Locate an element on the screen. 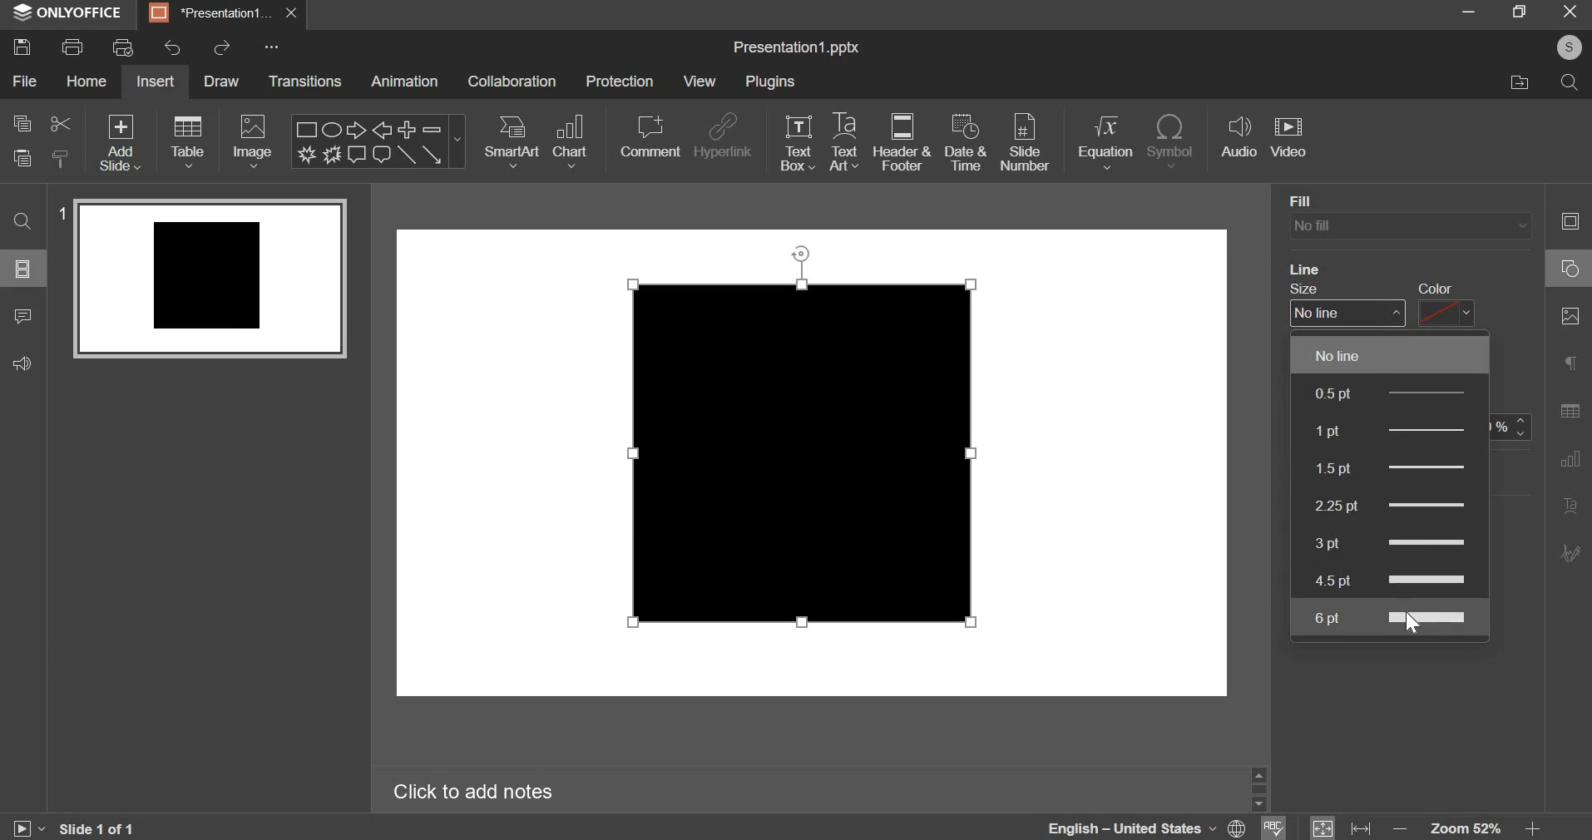  Click to add notes is located at coordinates (476, 792).